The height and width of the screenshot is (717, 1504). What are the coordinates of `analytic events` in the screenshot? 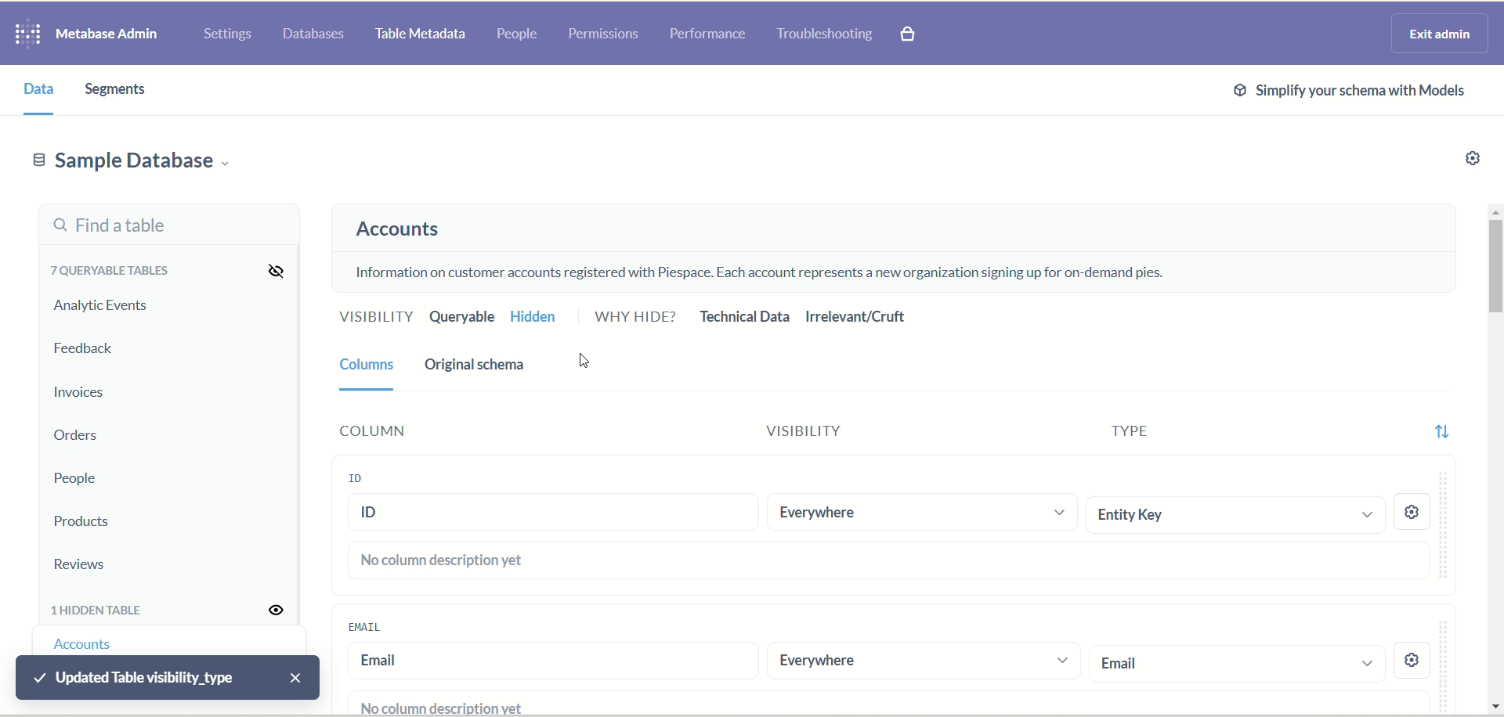 It's located at (104, 307).